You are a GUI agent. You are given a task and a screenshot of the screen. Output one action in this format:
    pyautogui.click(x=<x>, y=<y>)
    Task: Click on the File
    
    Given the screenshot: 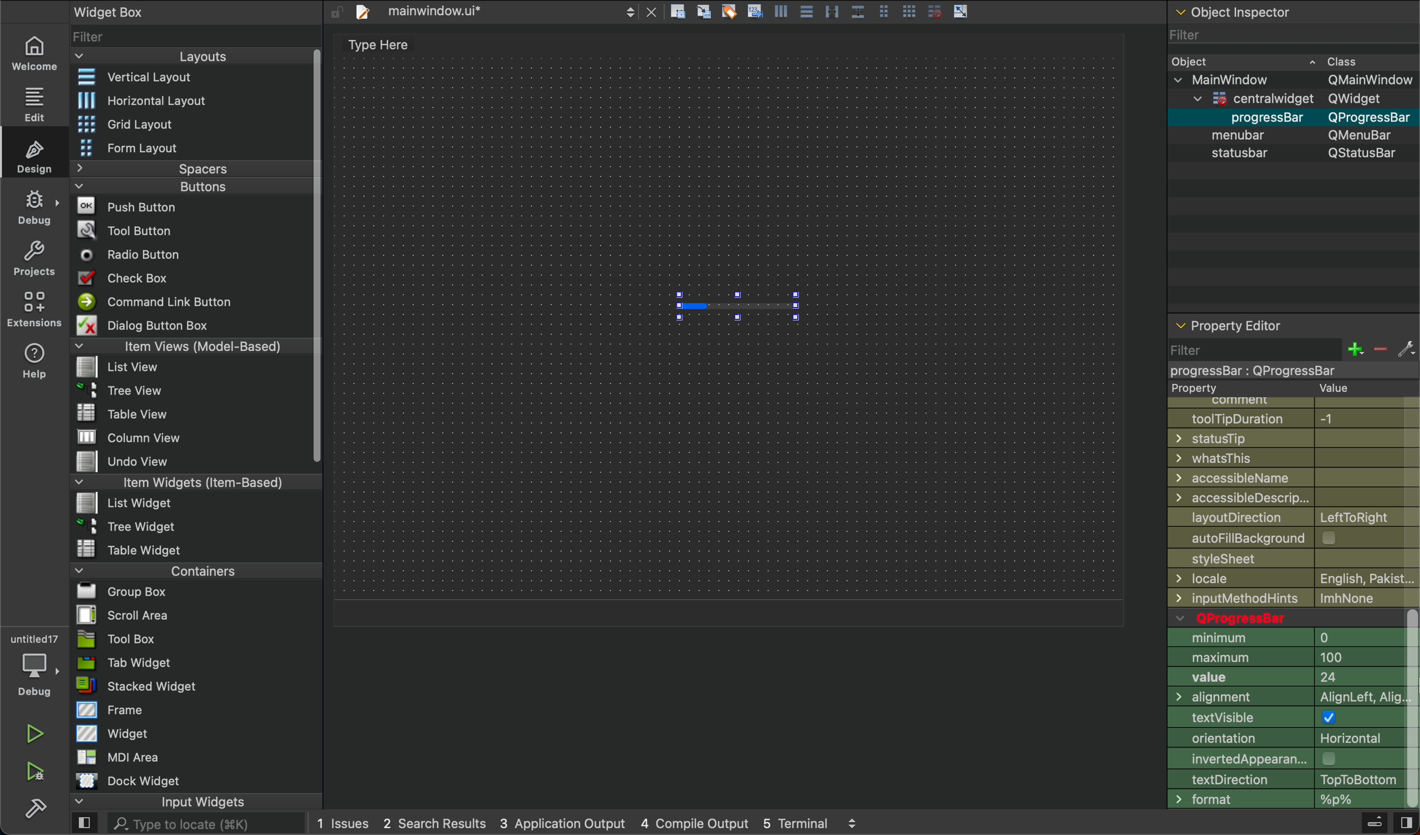 What is the action you would take?
    pyautogui.click(x=131, y=548)
    